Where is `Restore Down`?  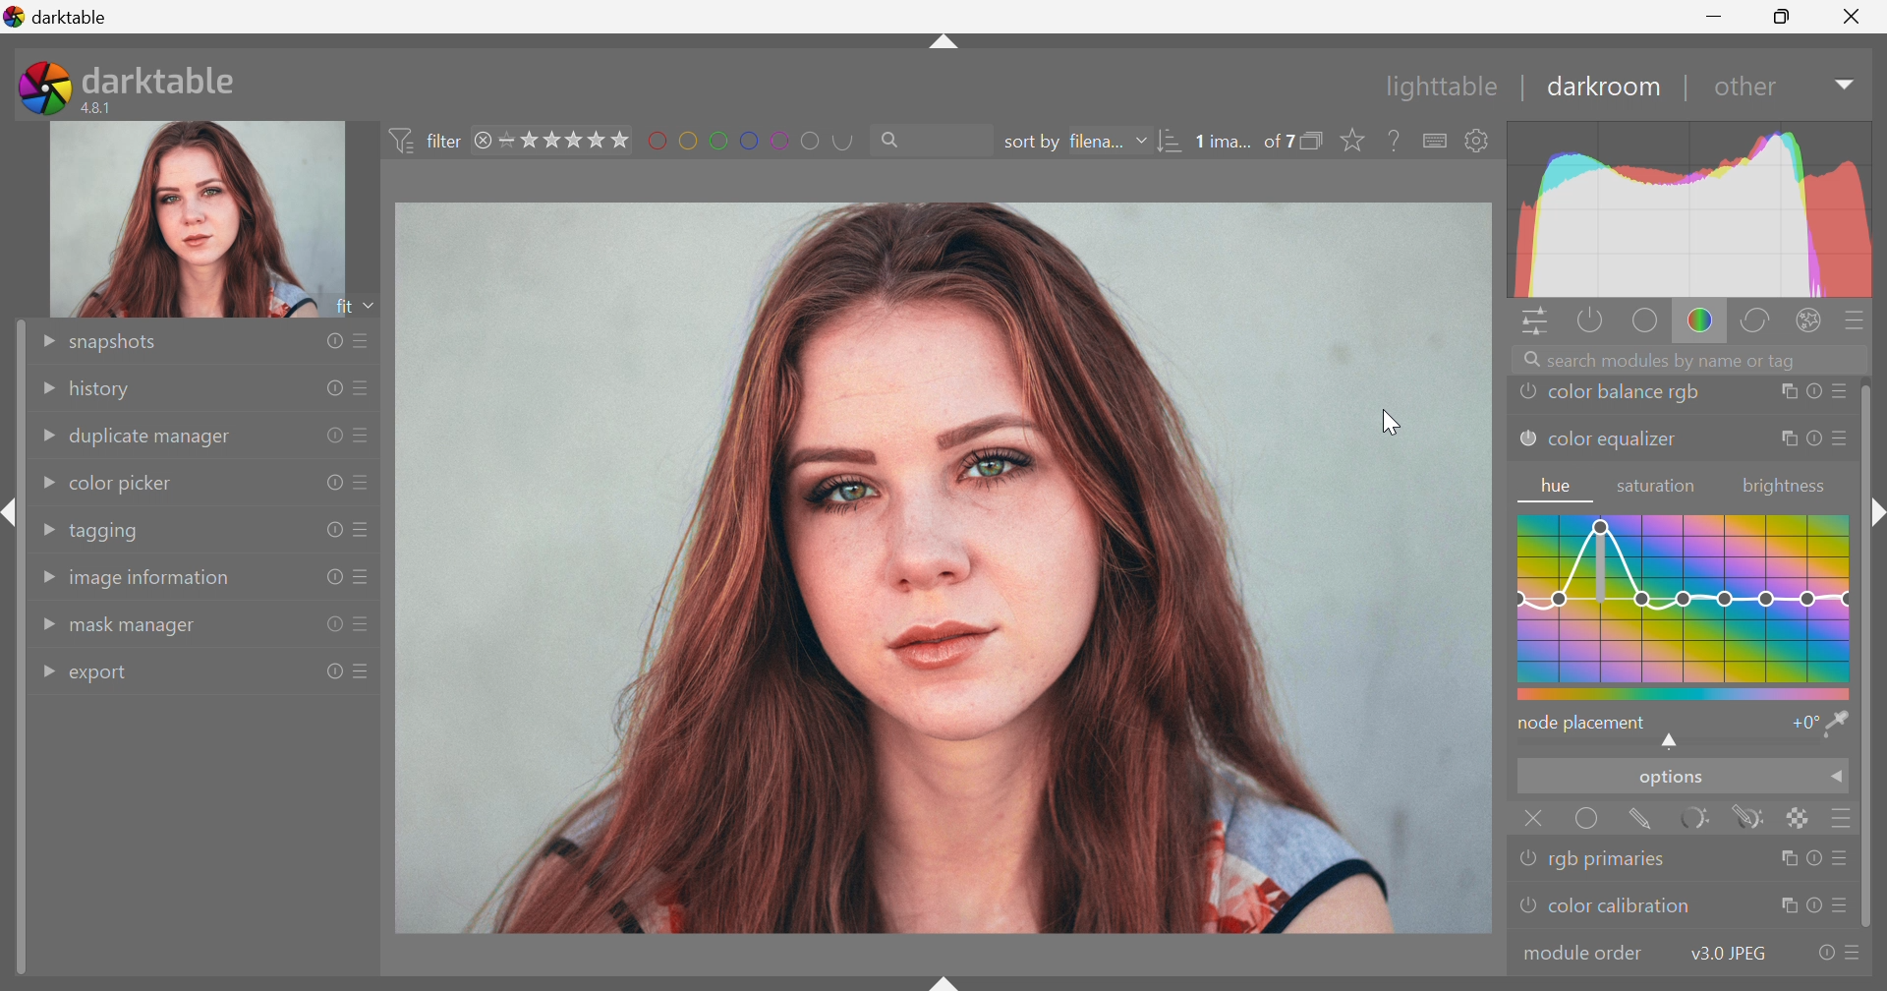
Restore Down is located at coordinates (1785, 19).